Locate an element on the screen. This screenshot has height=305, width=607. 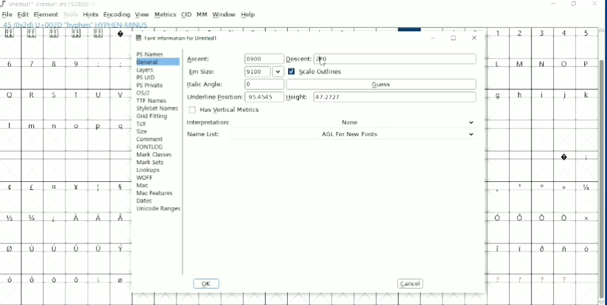
MM is located at coordinates (202, 15).